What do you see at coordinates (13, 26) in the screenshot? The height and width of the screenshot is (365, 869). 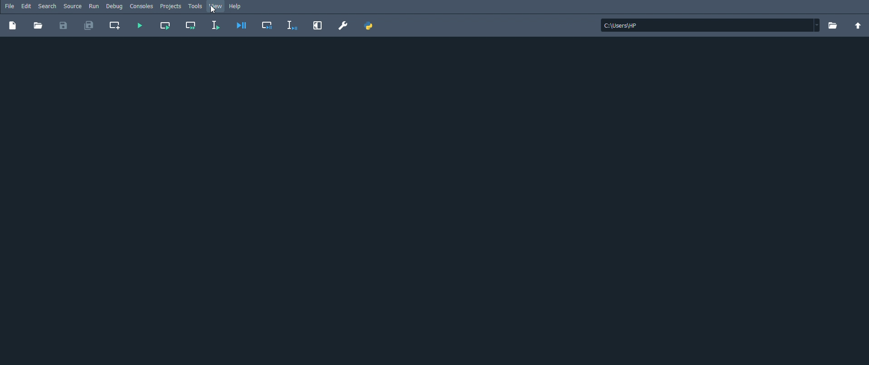 I see `New file` at bounding box center [13, 26].